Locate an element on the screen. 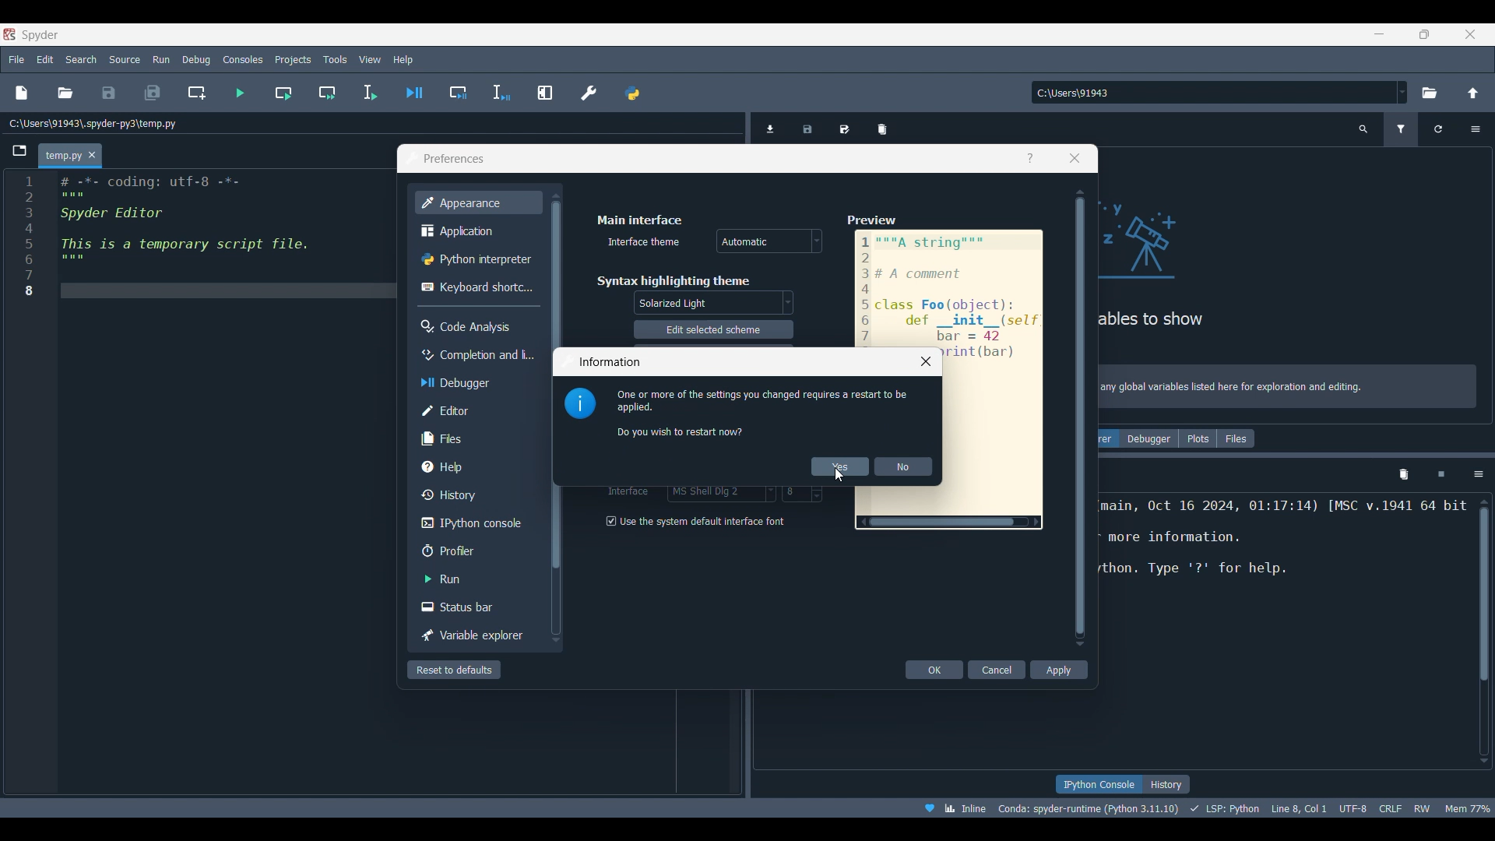 Image resolution: width=1495 pixels, height=841 pixels. File path is located at coordinates (93, 123).